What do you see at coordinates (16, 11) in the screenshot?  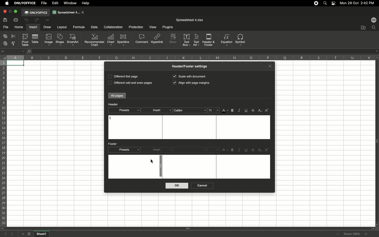 I see `Maximize` at bounding box center [16, 11].